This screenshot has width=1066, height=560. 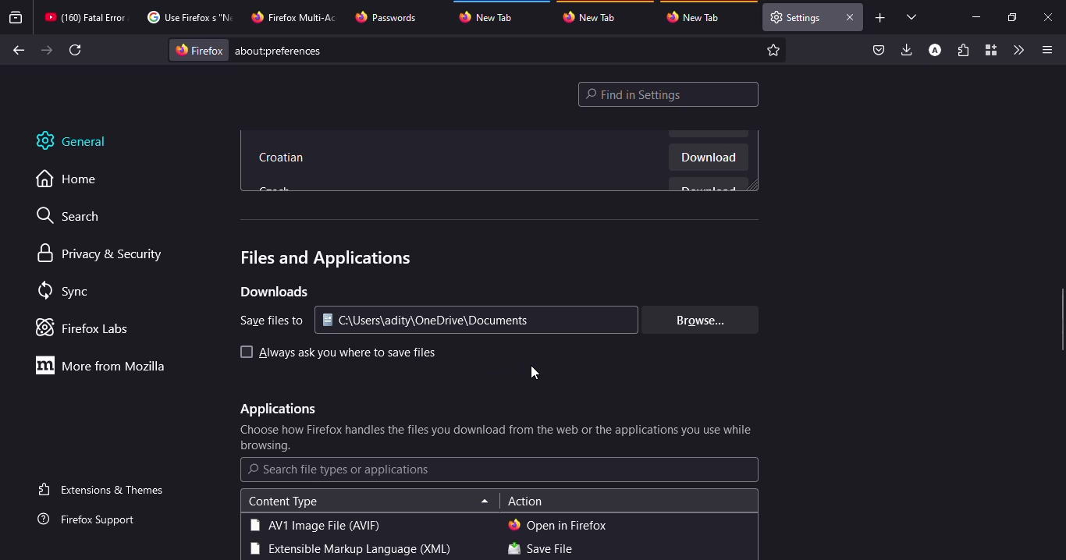 I want to click on download folder changed, so click(x=439, y=321).